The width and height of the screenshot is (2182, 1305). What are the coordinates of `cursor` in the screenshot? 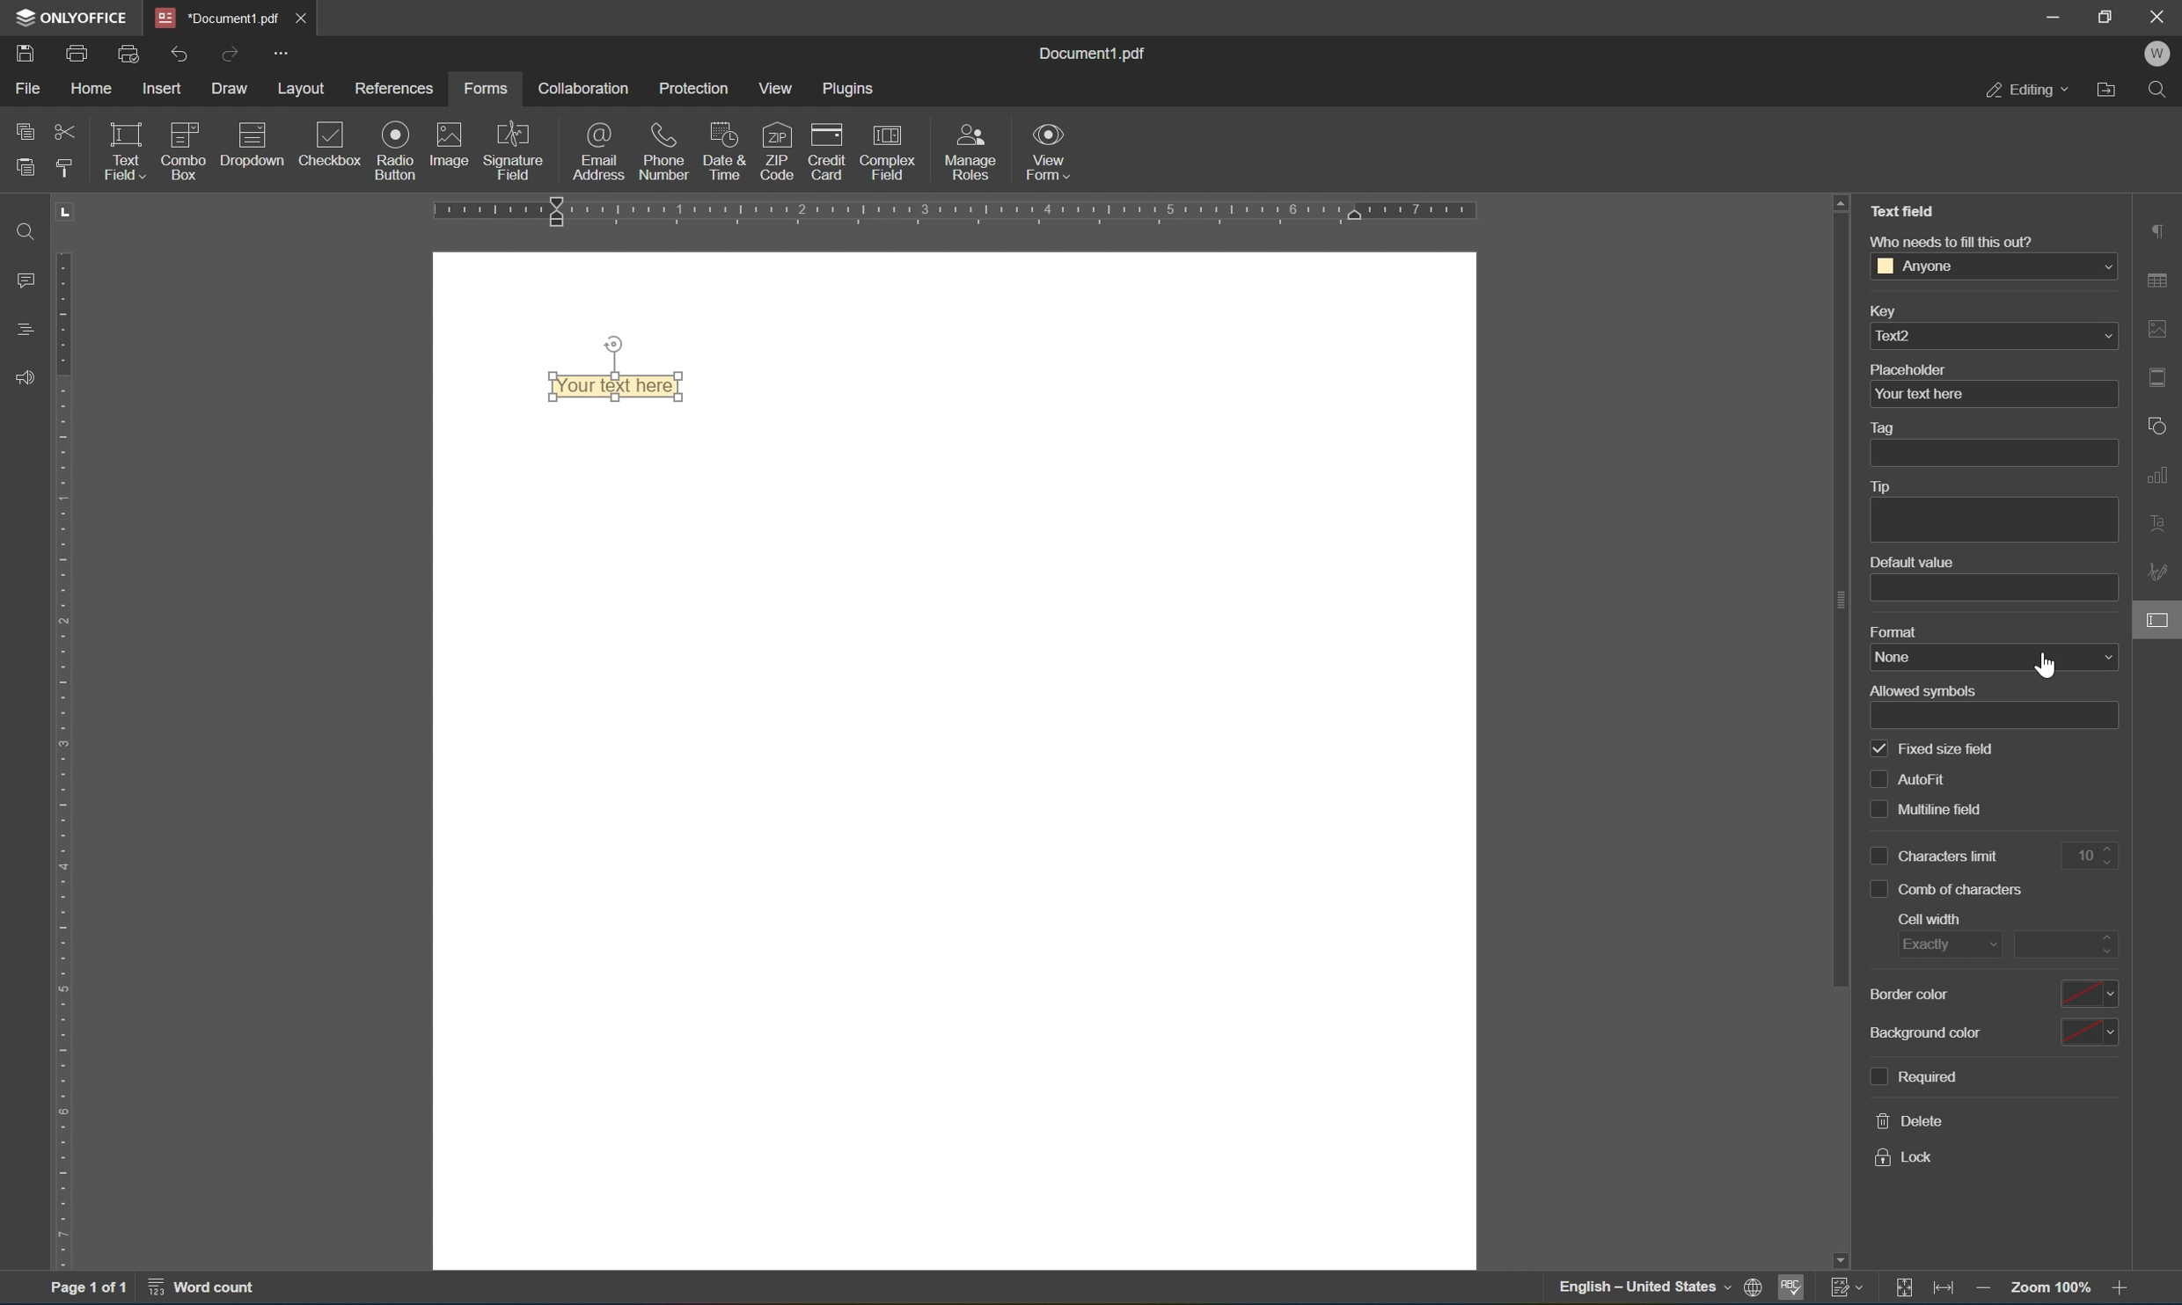 It's located at (2050, 665).